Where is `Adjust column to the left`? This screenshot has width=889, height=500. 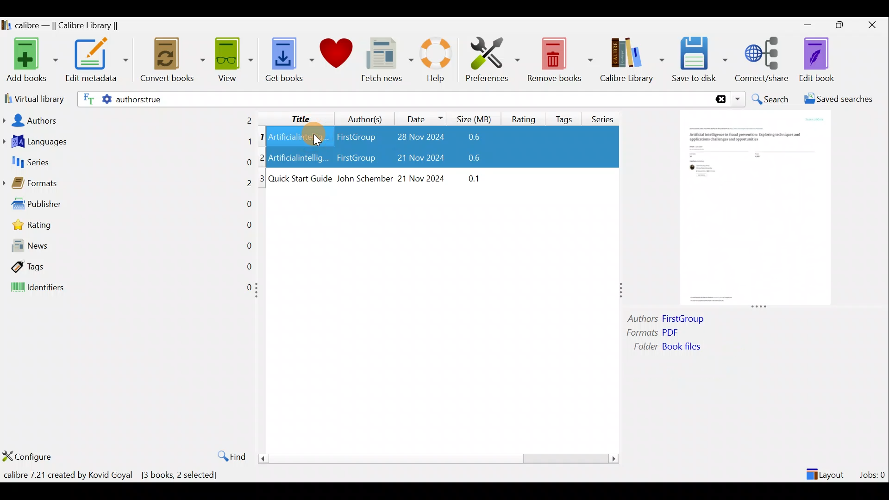 Adjust column to the left is located at coordinates (259, 293).